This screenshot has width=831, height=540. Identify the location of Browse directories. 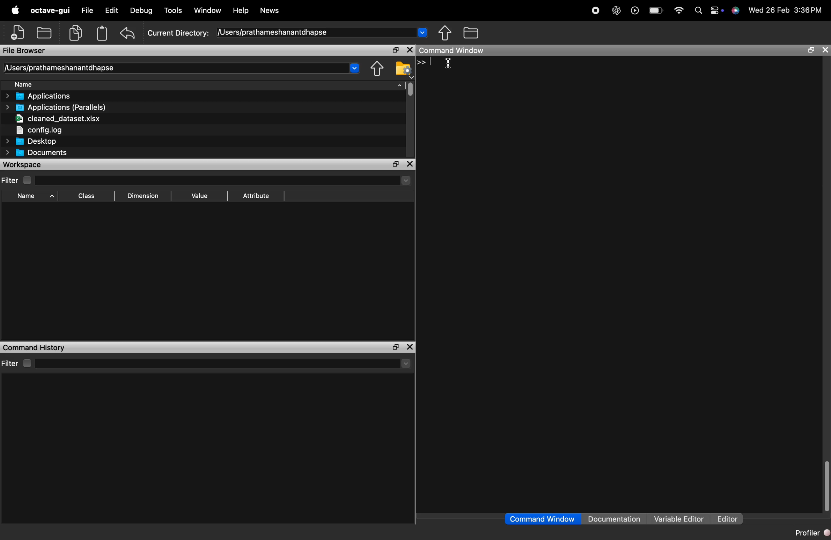
(377, 70).